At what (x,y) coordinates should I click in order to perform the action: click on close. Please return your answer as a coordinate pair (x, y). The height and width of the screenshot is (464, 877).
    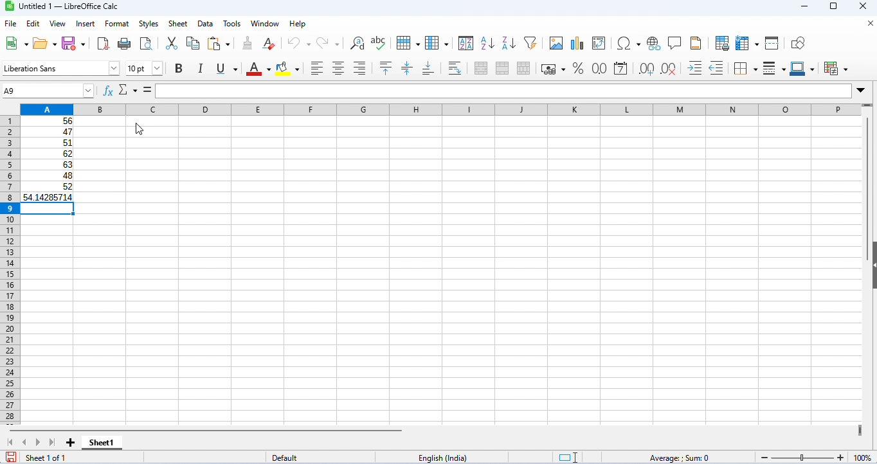
    Looking at the image, I should click on (864, 7).